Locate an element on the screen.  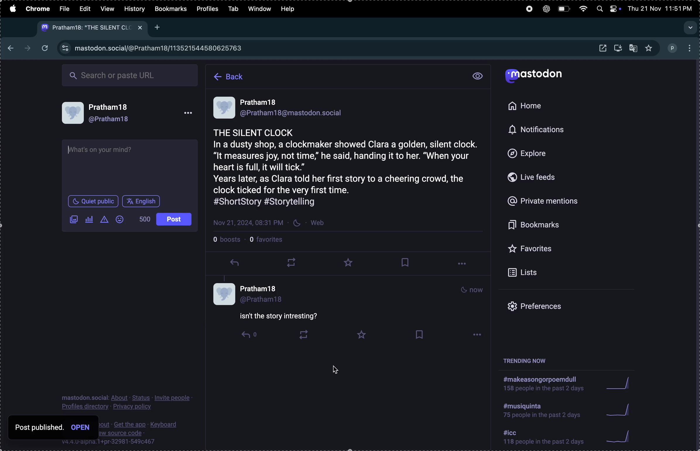
list is located at coordinates (550, 273).